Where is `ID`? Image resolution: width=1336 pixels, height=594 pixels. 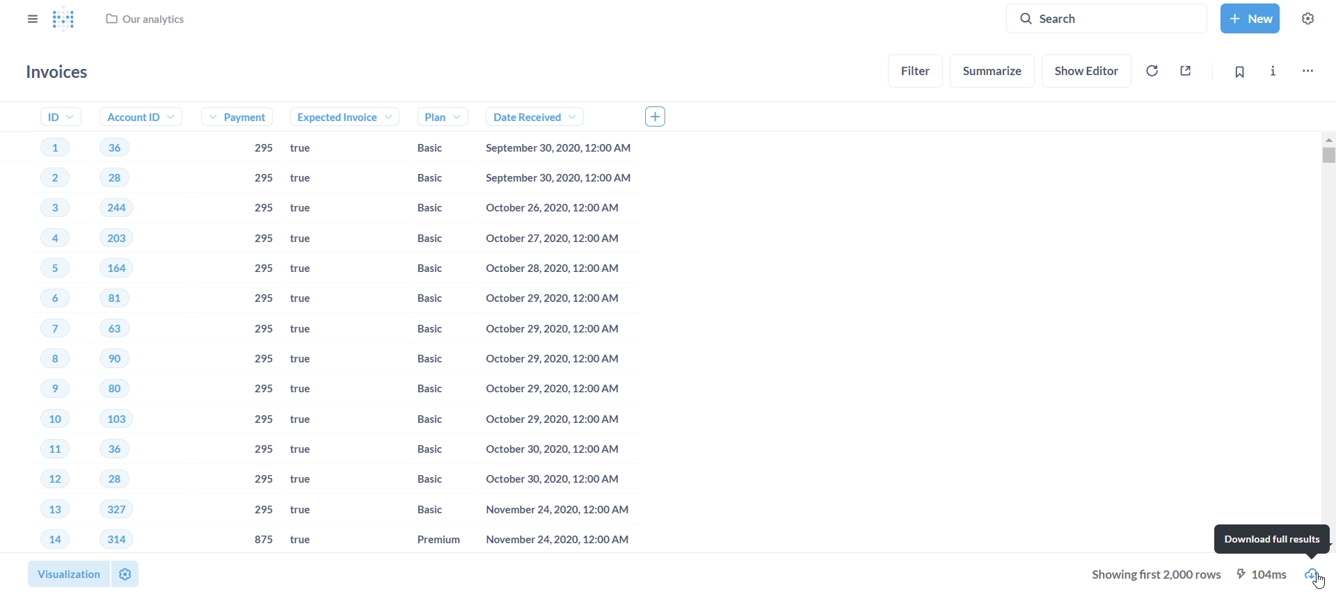
ID is located at coordinates (53, 116).